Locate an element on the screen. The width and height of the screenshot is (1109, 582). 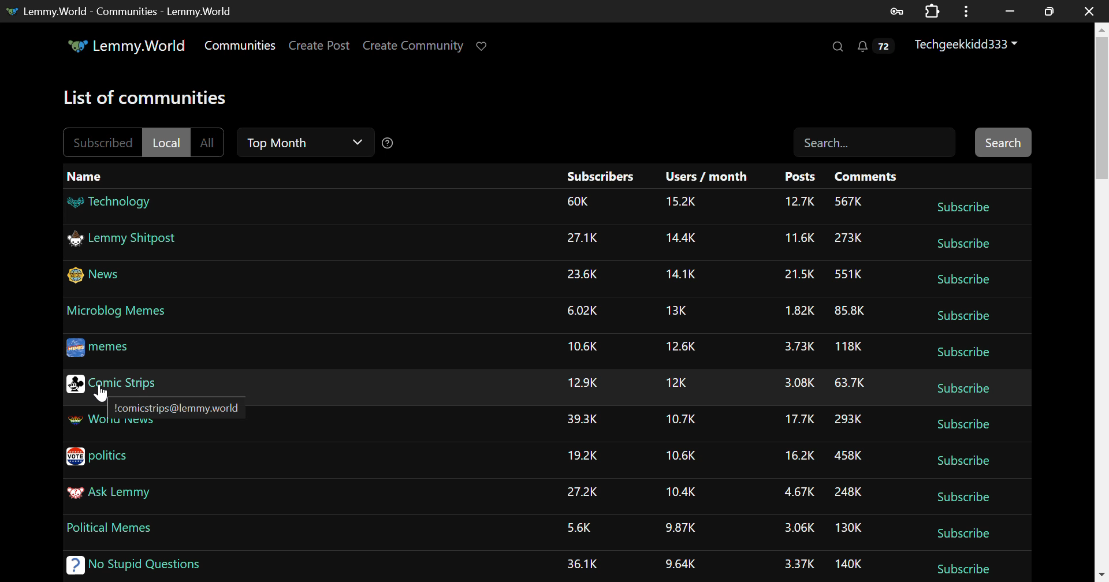
Amount is located at coordinates (583, 492).